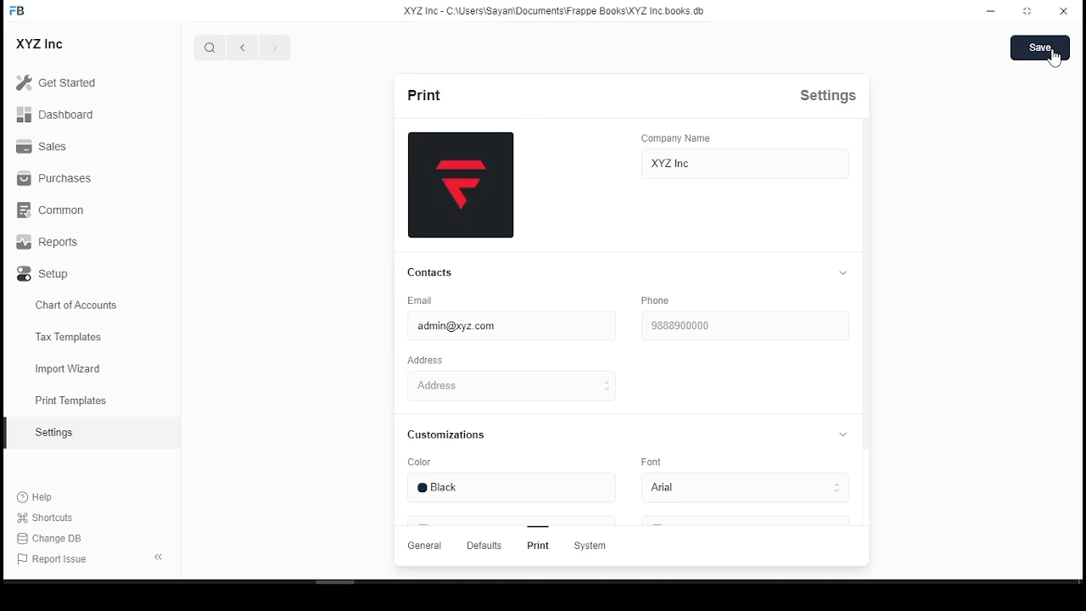 The width and height of the screenshot is (1086, 611). Describe the element at coordinates (656, 300) in the screenshot. I see `phone` at that location.